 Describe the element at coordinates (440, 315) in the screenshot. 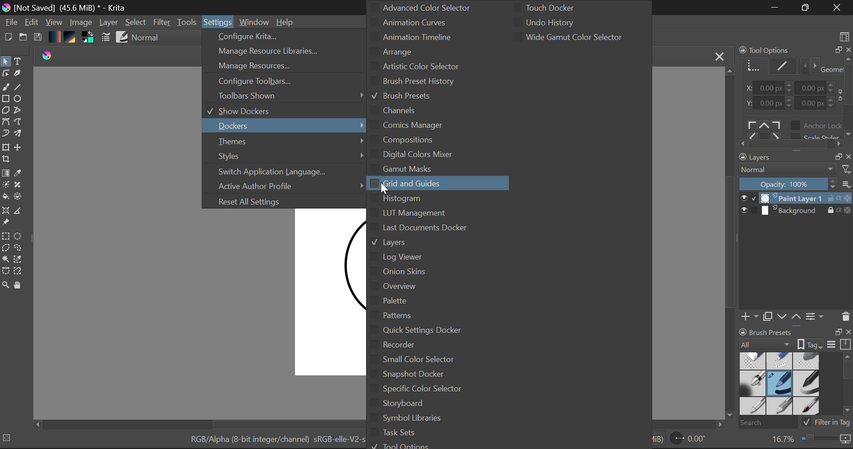

I see `Patterns` at that location.